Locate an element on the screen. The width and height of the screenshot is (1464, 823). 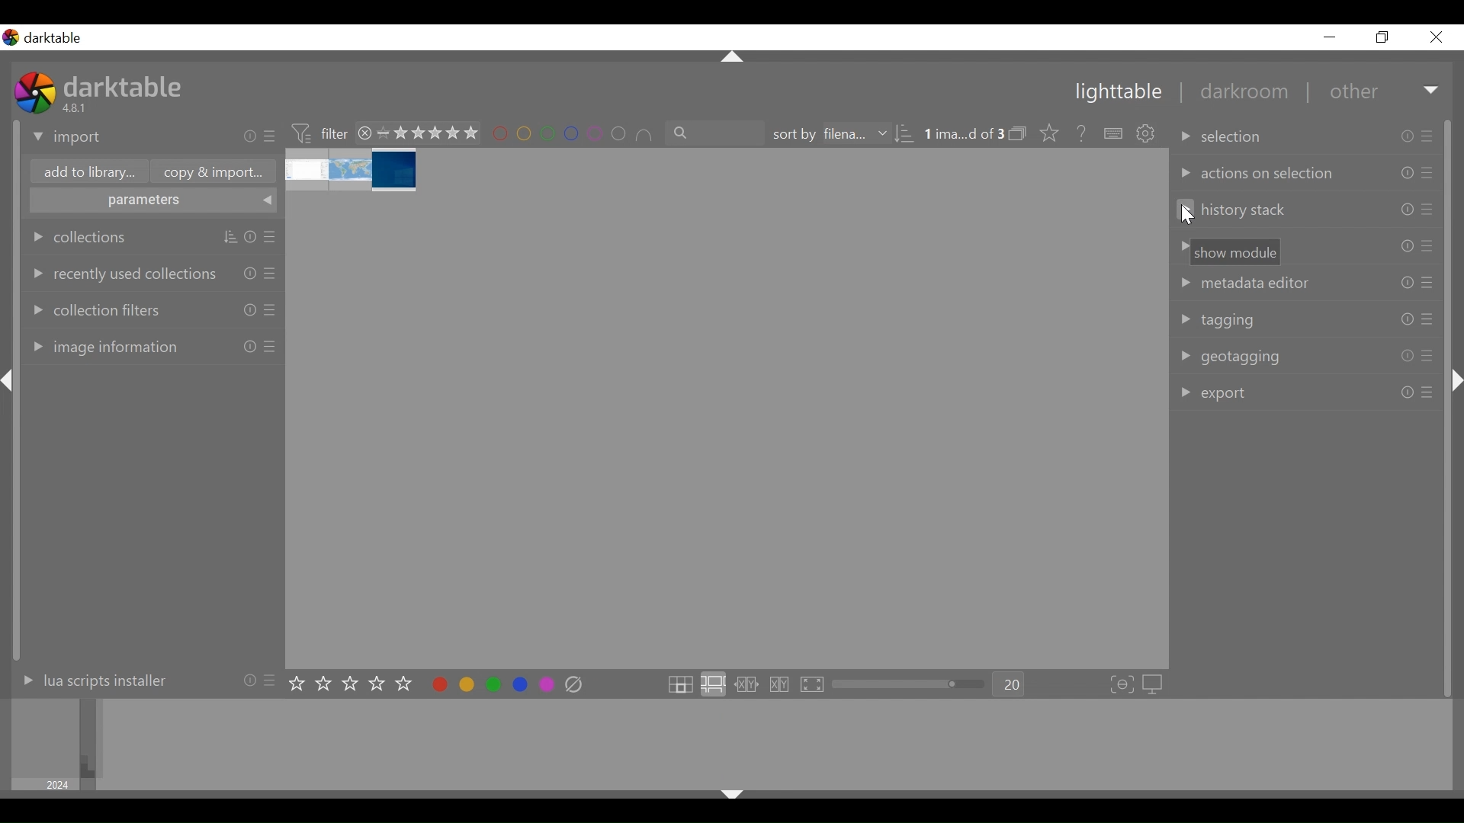
Collapse  is located at coordinates (1458, 381).